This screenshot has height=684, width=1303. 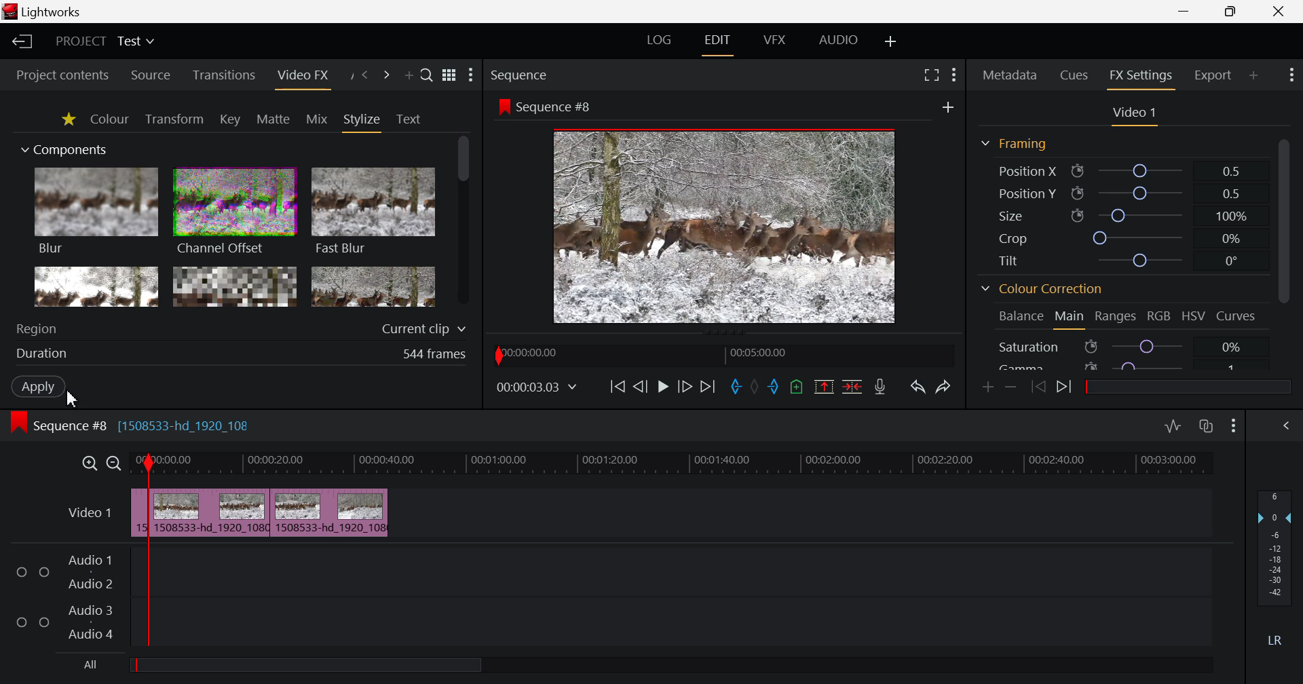 What do you see at coordinates (740, 224) in the screenshot?
I see `Preview at Stop` at bounding box center [740, 224].